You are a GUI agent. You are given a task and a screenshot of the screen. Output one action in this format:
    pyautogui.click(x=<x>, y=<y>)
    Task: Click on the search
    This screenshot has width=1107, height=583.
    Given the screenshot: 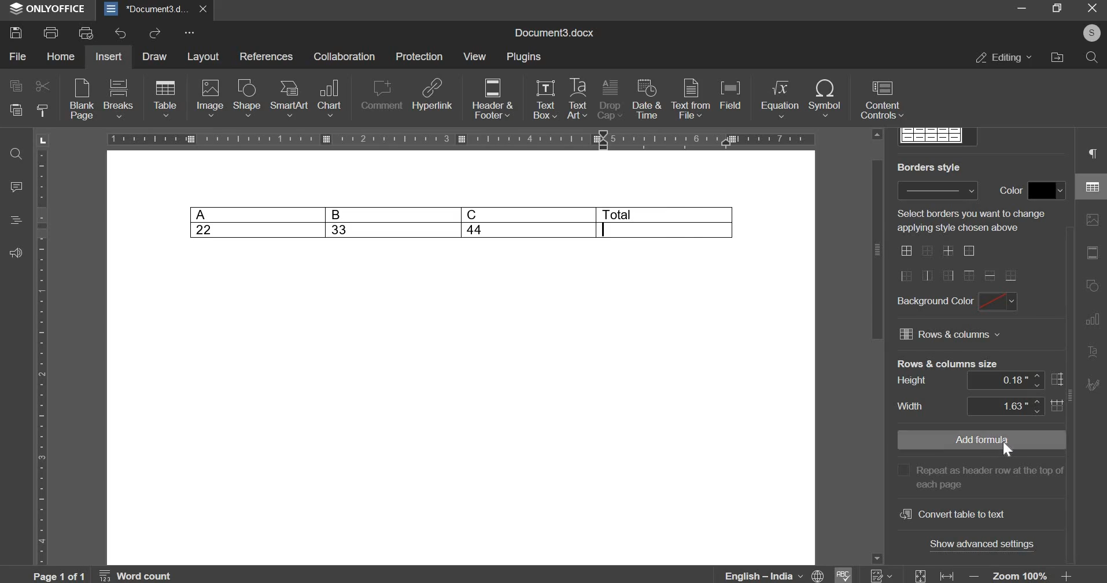 What is the action you would take?
    pyautogui.click(x=1093, y=58)
    